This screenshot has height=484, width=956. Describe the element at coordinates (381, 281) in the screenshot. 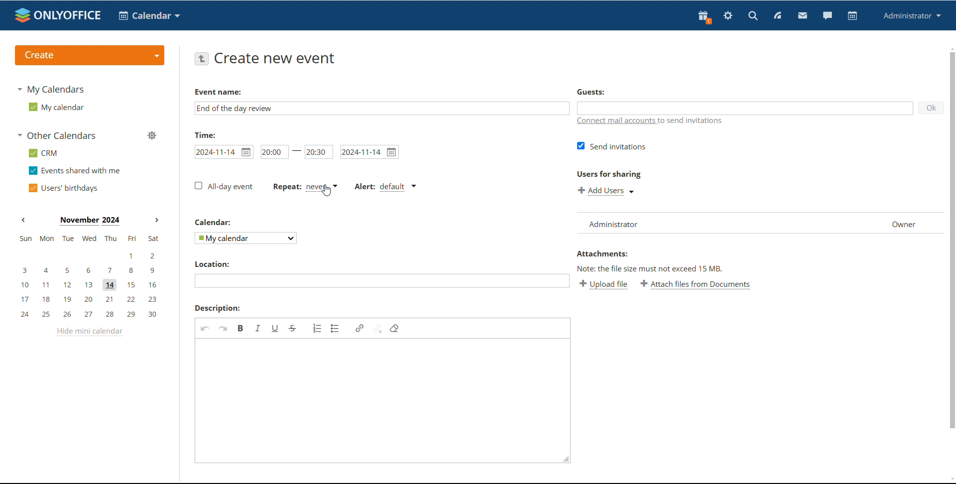

I see `add location` at that location.